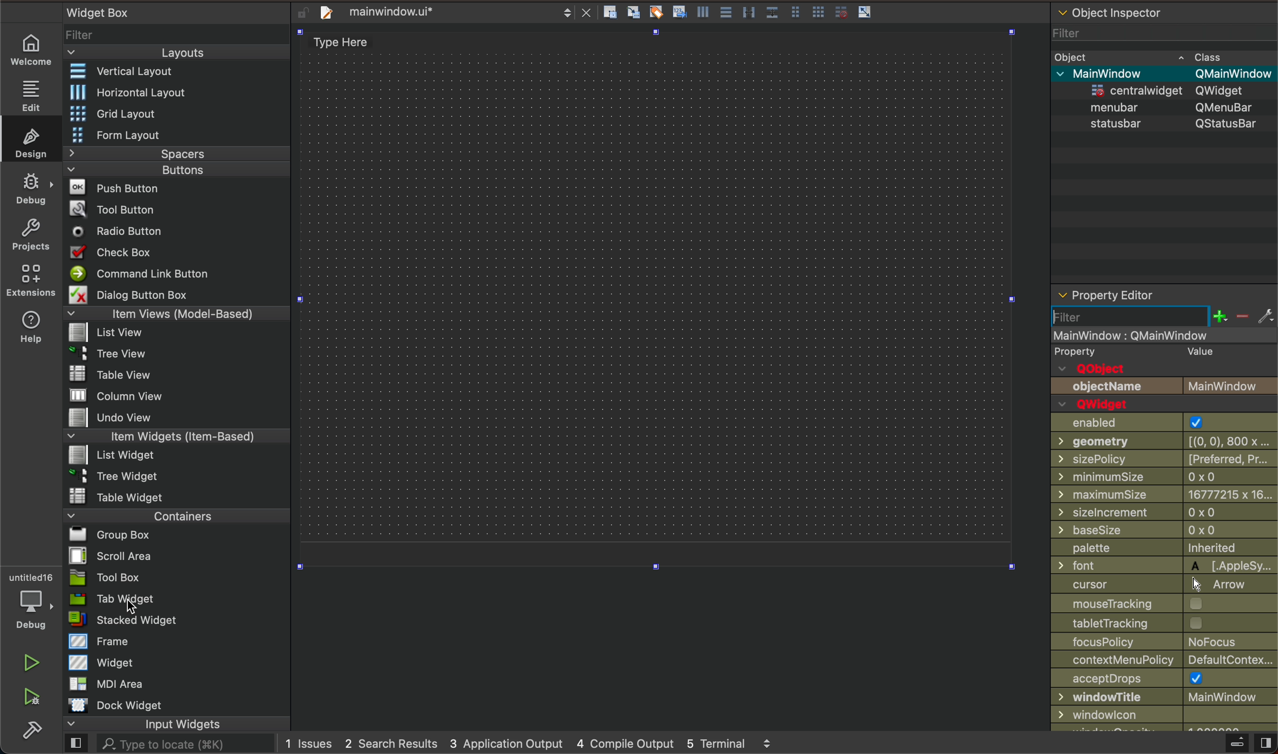  What do you see at coordinates (177, 52) in the screenshot?
I see `Layouts` at bounding box center [177, 52].